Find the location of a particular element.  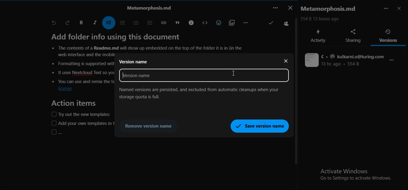

bold is located at coordinates (81, 23).